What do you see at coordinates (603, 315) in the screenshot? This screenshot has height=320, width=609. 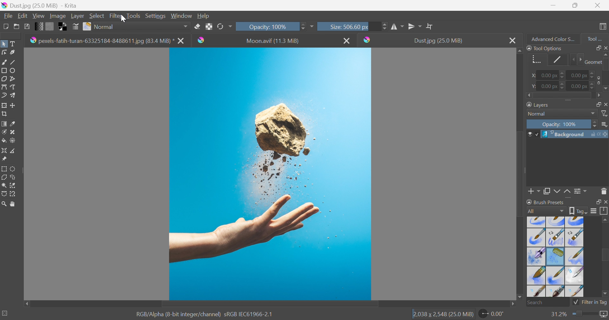 I see `Map the displayed canvas size between pixel size or print size` at bounding box center [603, 315].